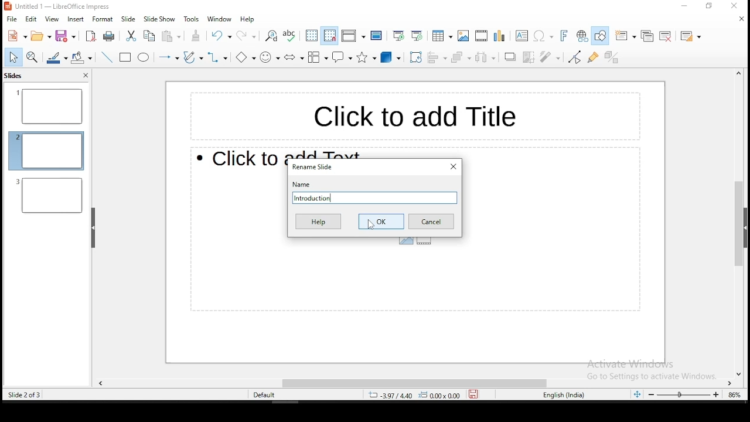 This screenshot has width=750, height=422. I want to click on snap to grid, so click(328, 36).